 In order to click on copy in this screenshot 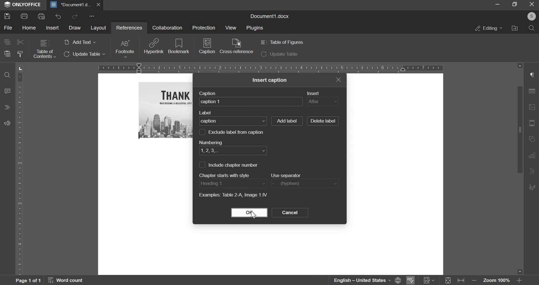, I will do `click(7, 42)`.